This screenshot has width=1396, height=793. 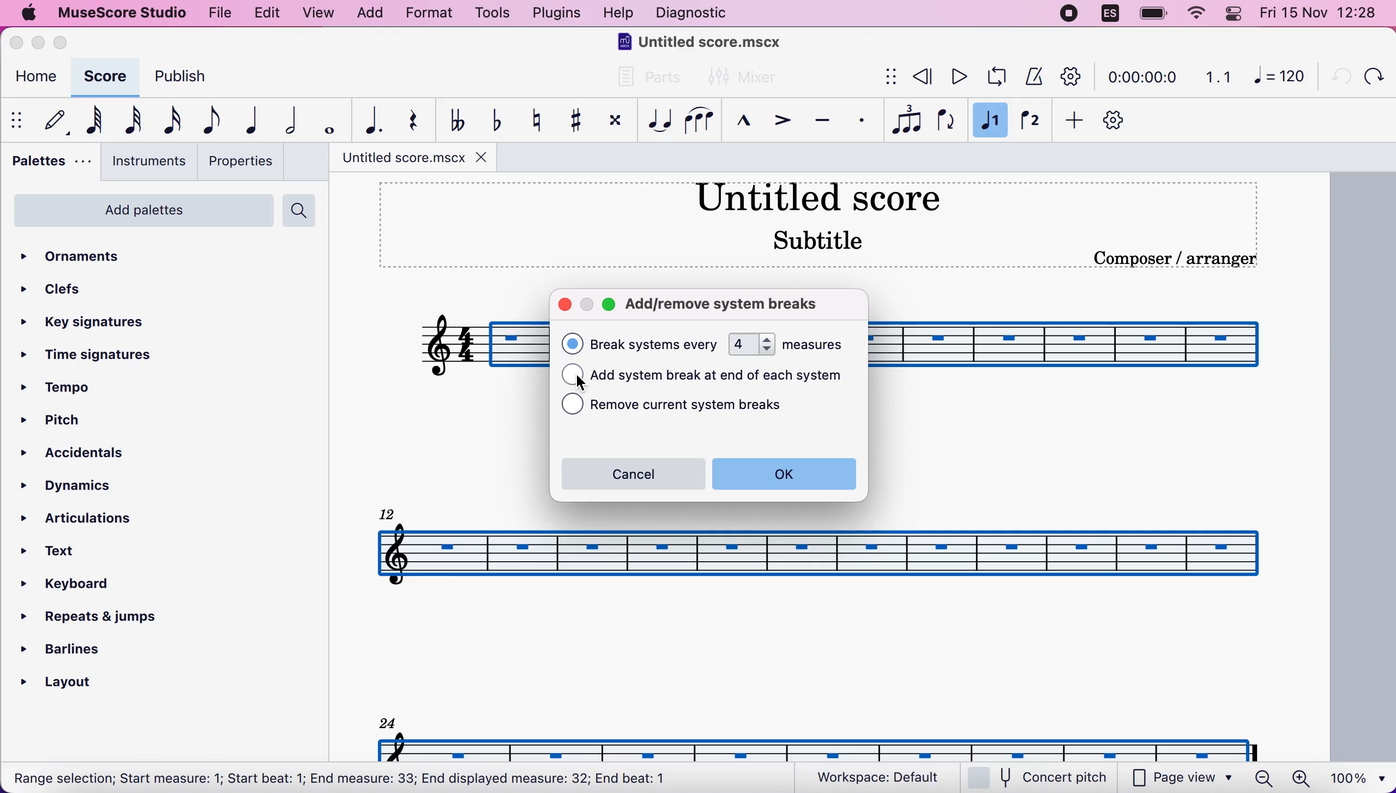 I want to click on ok, so click(x=784, y=473).